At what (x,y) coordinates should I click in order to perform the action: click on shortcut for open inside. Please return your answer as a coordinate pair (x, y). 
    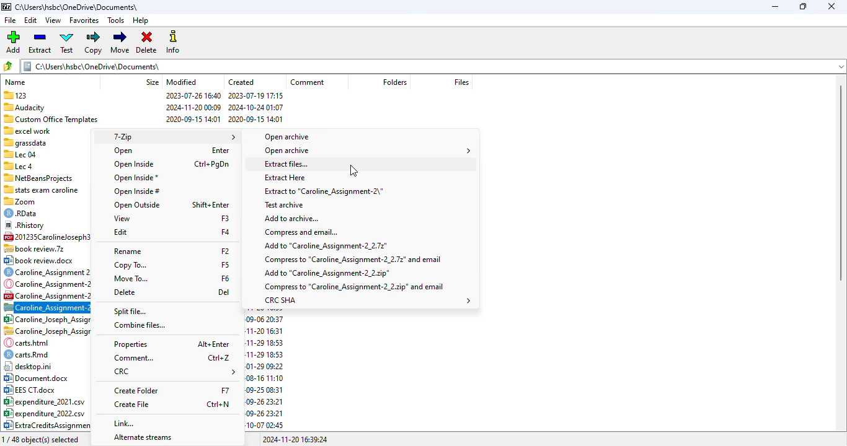
    Looking at the image, I should click on (211, 164).